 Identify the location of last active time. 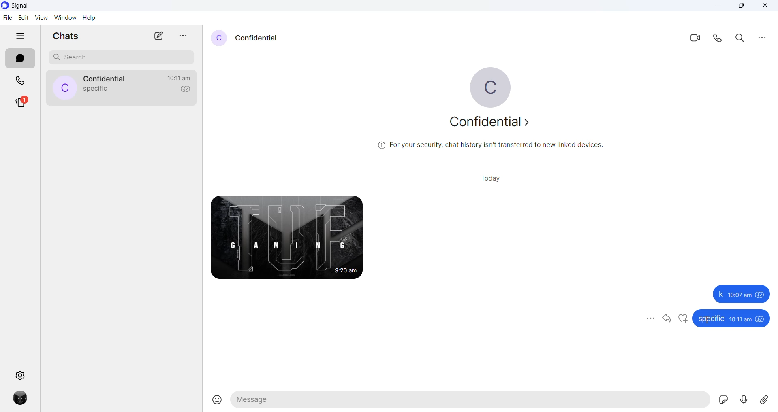
(178, 78).